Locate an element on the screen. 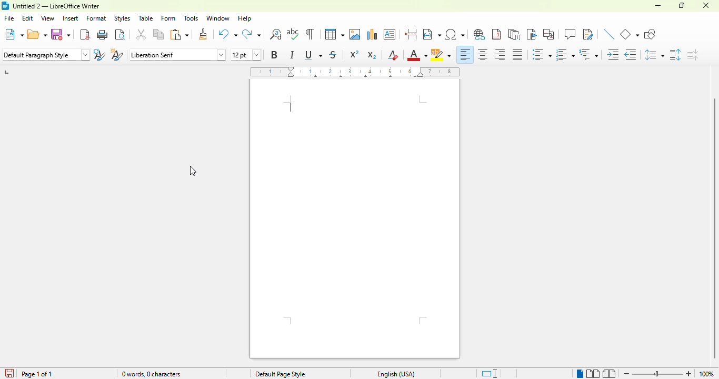 This screenshot has height=379, width=719. basic shapes is located at coordinates (630, 35).